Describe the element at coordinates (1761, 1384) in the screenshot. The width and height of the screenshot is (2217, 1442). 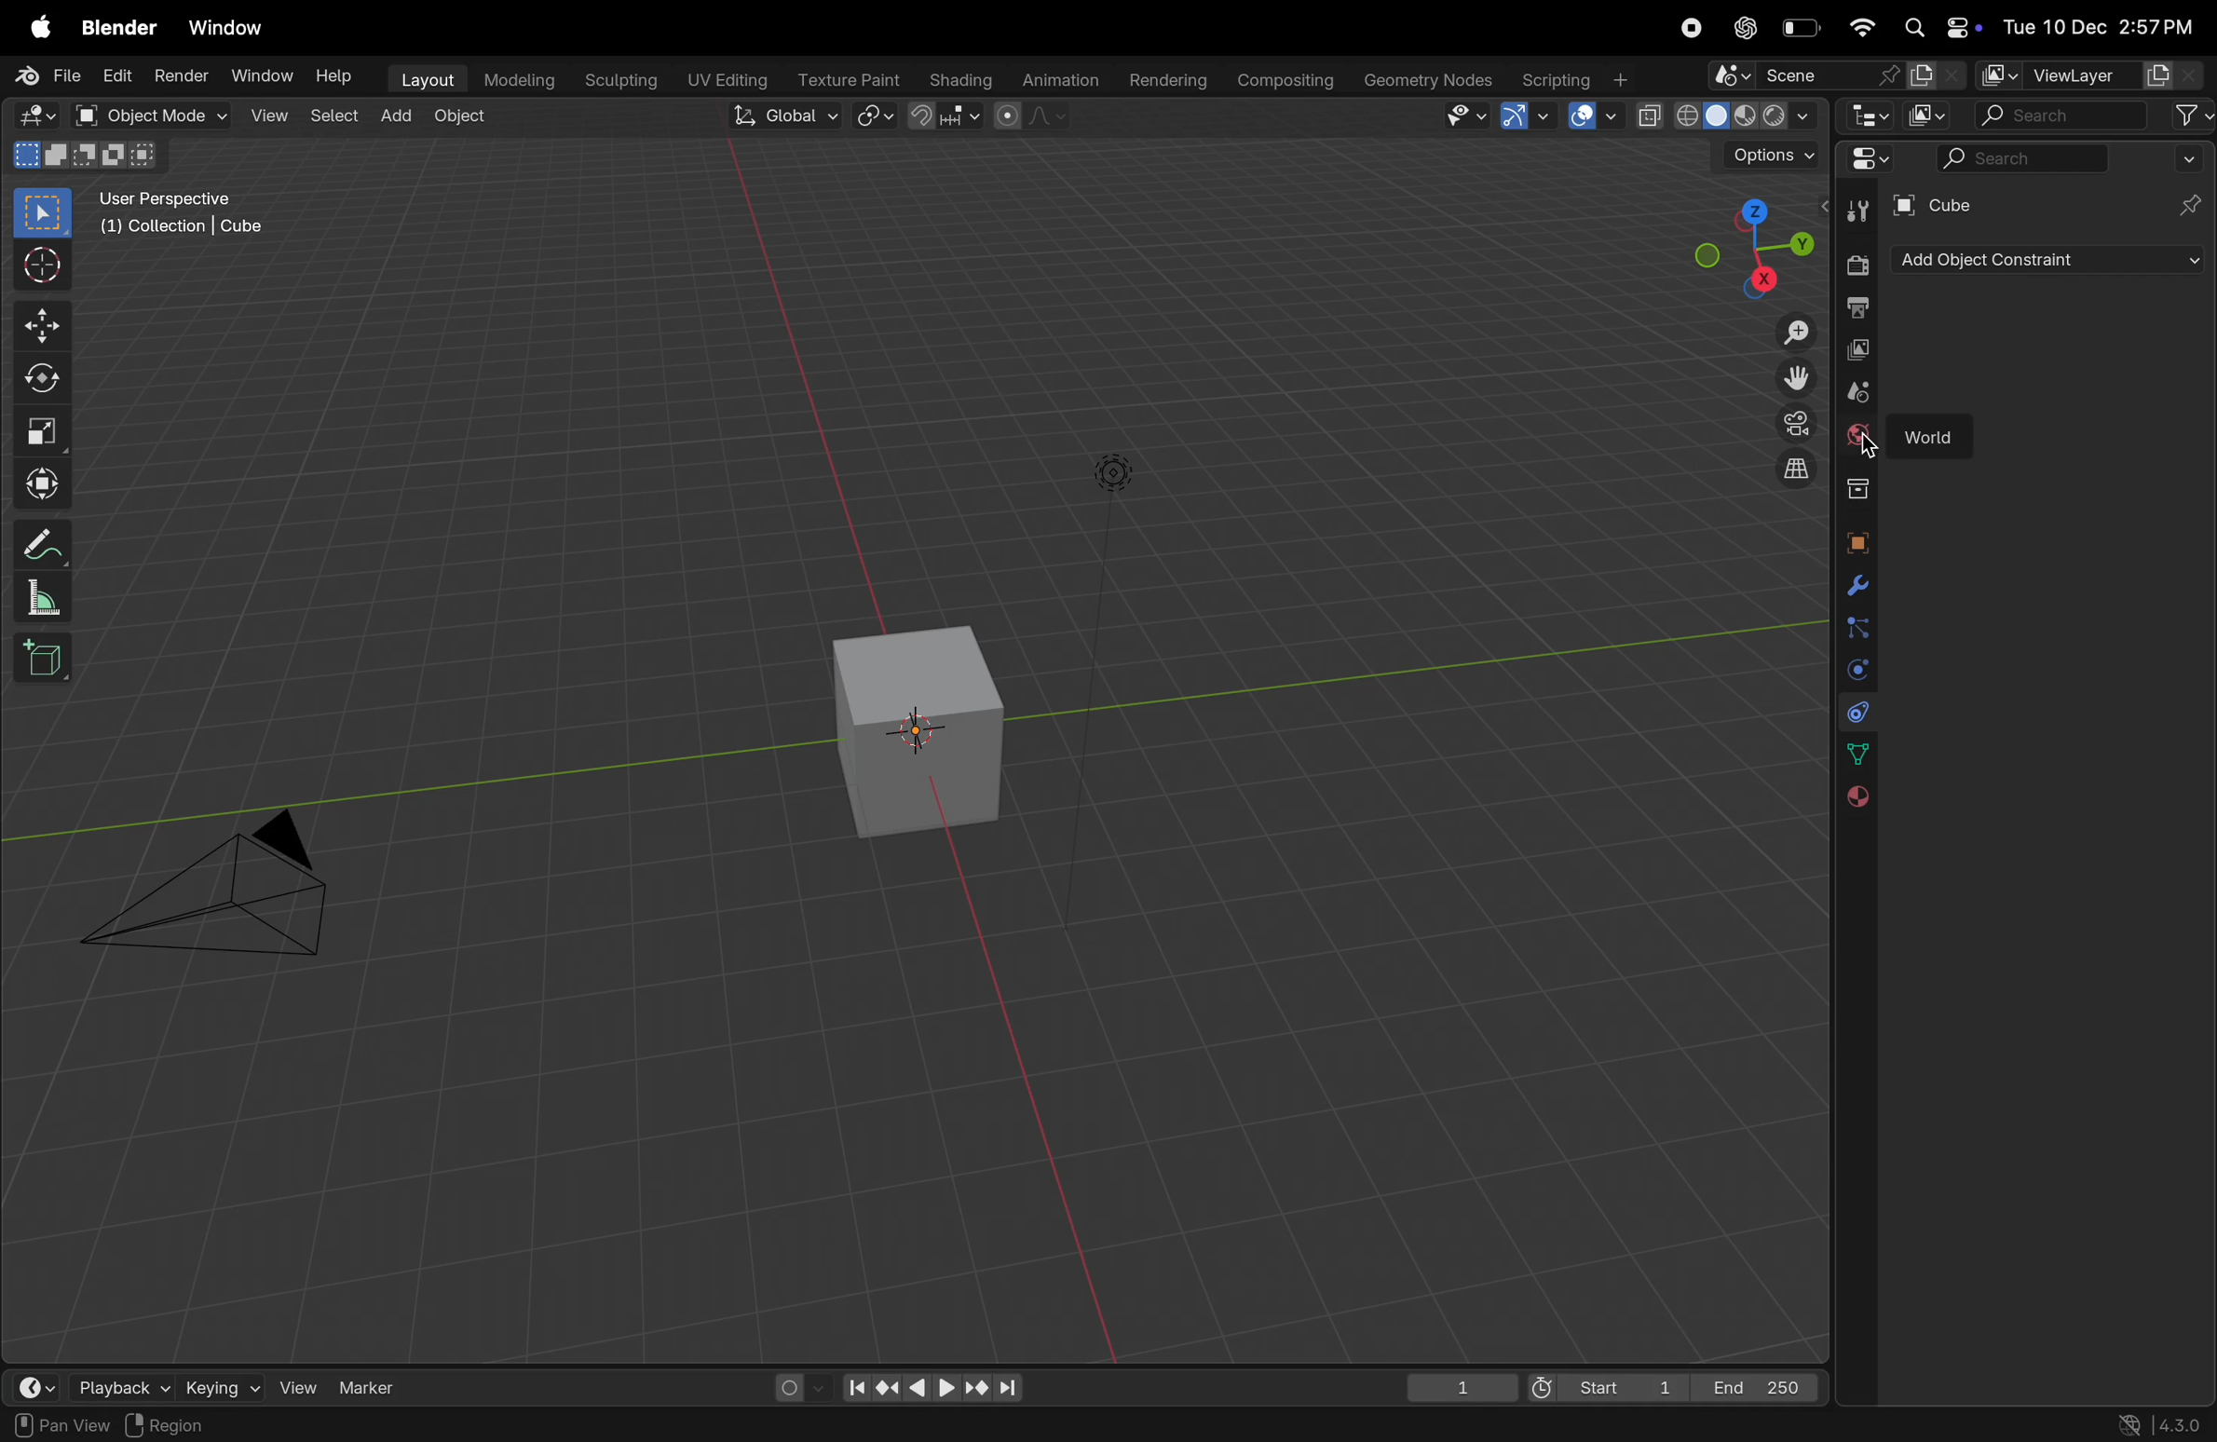
I see `End` at that location.